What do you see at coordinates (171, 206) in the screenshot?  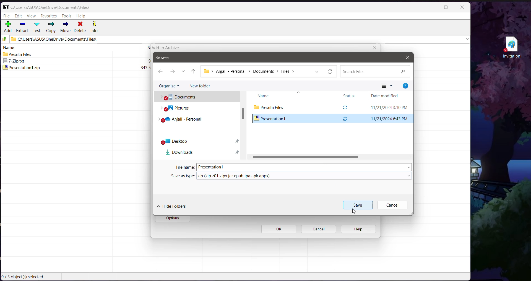 I see `Hide Folders` at bounding box center [171, 206].